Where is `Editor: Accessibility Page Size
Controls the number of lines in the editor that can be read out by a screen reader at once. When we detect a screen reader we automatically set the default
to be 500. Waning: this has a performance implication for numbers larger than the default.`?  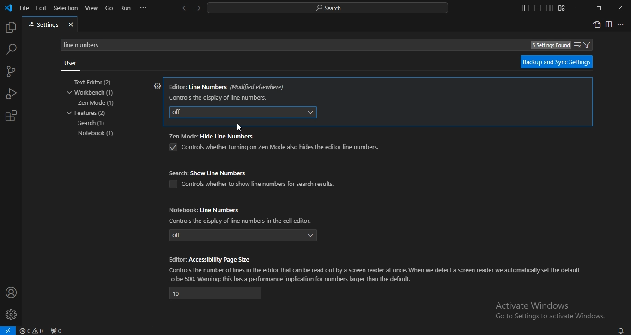
Editor: Accessibility Page Size
Controls the number of lines in the editor that can be read out by a screen reader at once. When we detect a screen reader we automatically set the default
to be 500. Waning: this has a performance implication for numbers larger than the default. is located at coordinates (376, 268).